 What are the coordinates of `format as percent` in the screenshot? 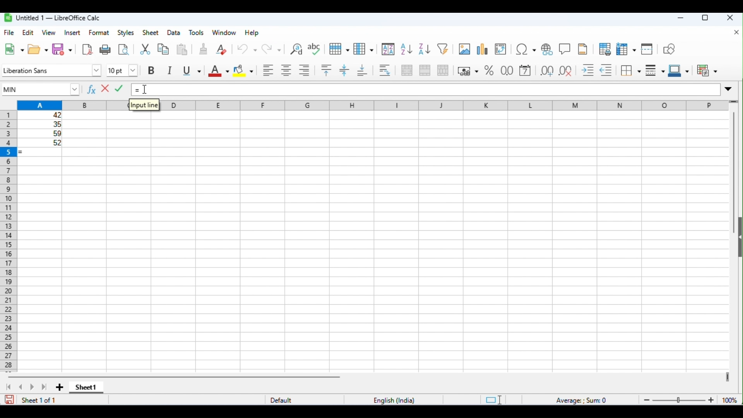 It's located at (488, 70).